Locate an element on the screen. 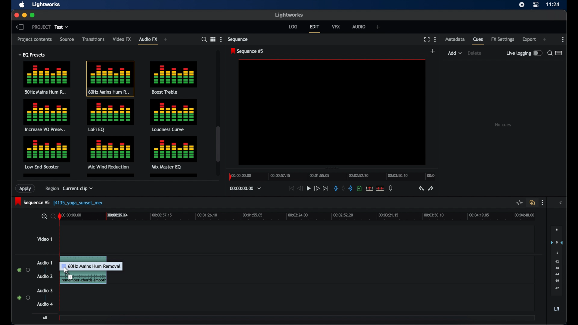 The width and height of the screenshot is (578, 325). mic wind reduction is located at coordinates (110, 153).